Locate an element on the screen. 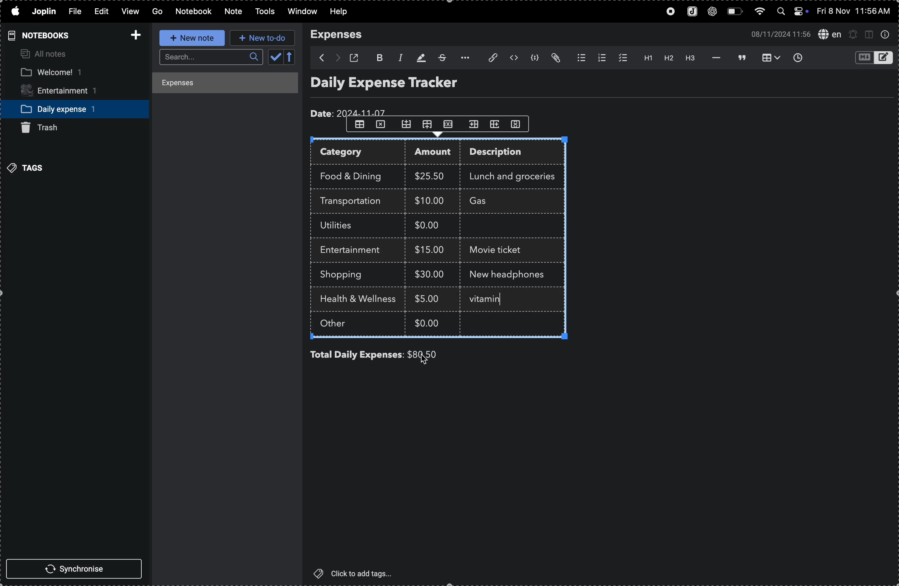  health and wellness is located at coordinates (361, 300).